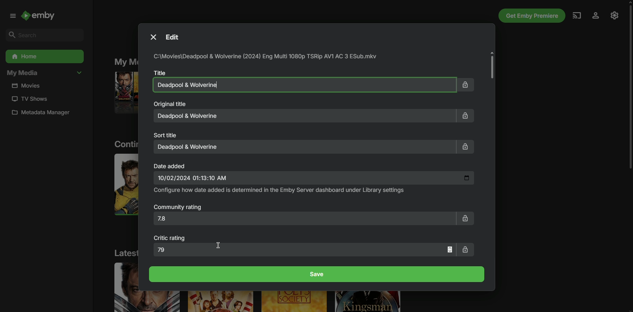  What do you see at coordinates (615, 15) in the screenshot?
I see `Settings` at bounding box center [615, 15].